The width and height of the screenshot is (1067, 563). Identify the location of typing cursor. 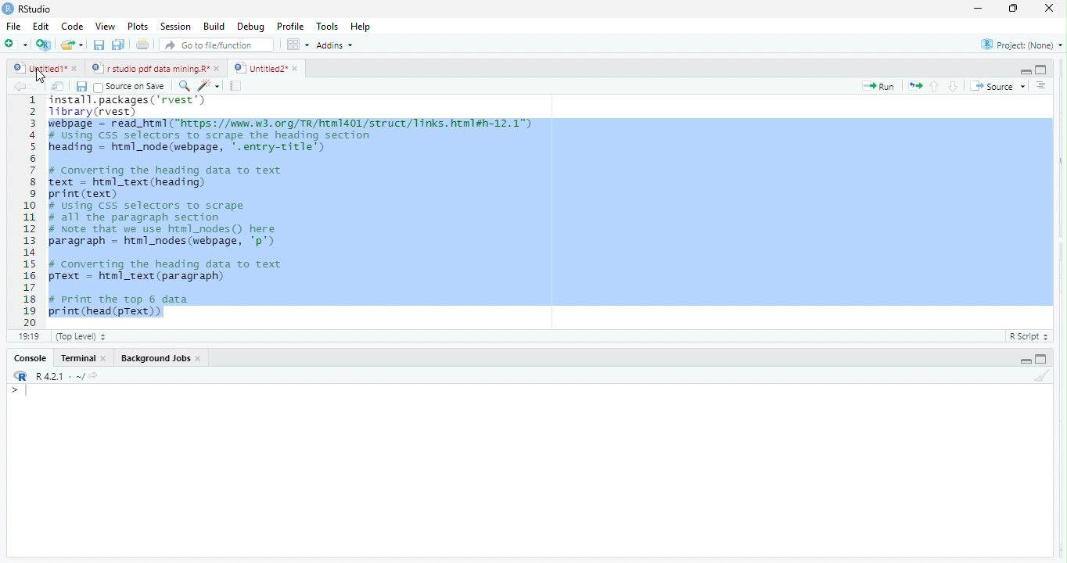
(23, 392).